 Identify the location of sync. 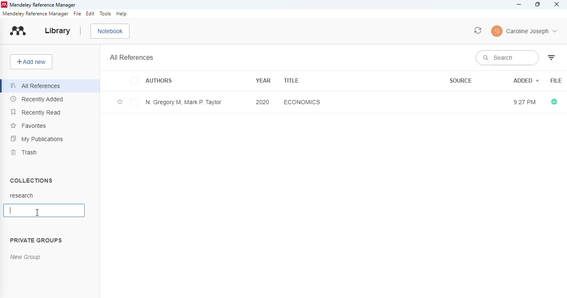
(478, 30).